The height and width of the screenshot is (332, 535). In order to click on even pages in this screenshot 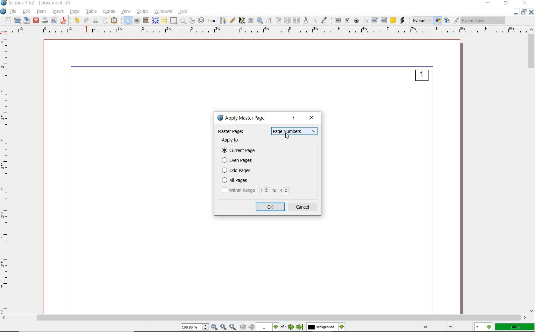, I will do `click(239, 161)`.